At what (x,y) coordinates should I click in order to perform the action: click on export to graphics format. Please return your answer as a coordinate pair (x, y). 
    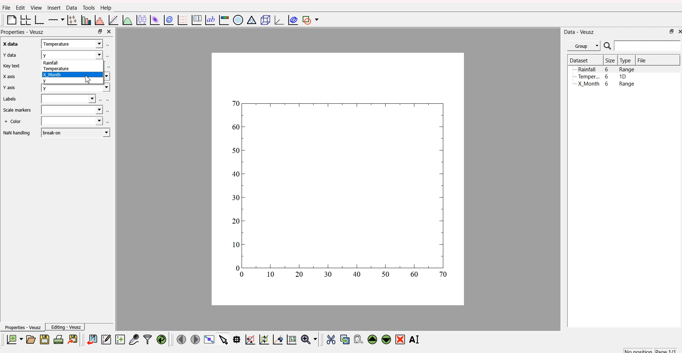
    Looking at the image, I should click on (74, 339).